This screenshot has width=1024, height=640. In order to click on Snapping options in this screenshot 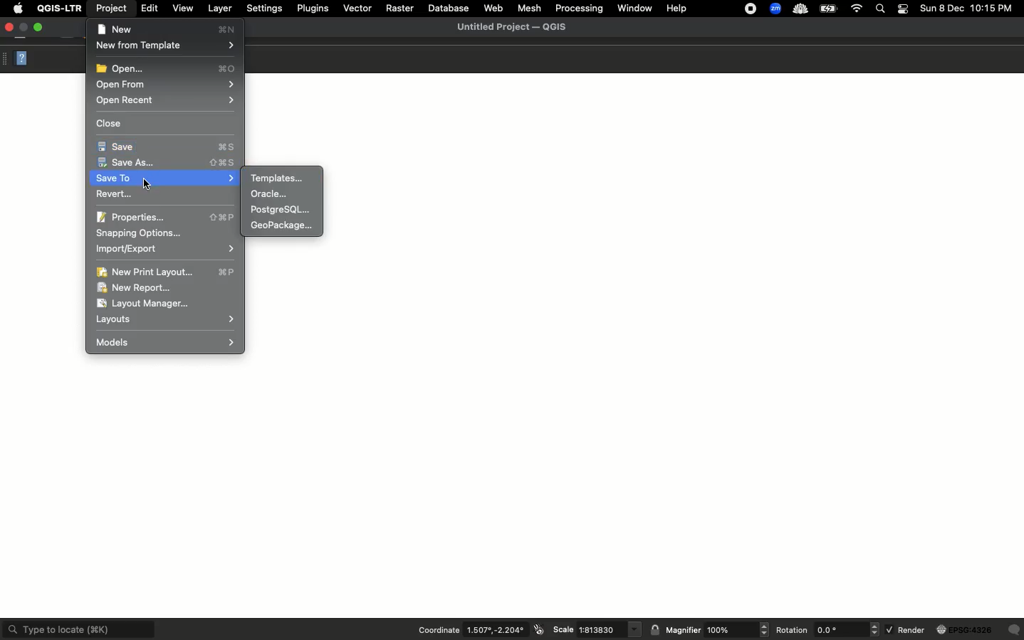, I will do `click(142, 233)`.